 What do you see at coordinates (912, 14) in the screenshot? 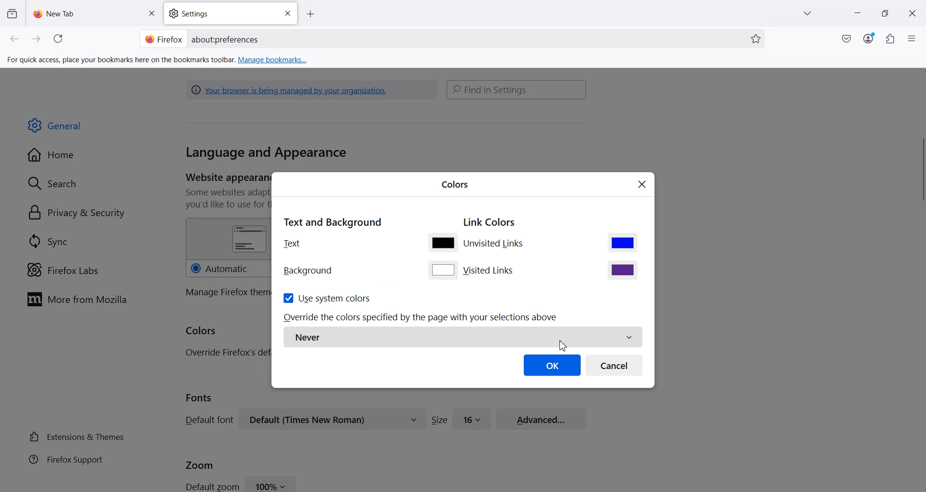
I see `Close` at bounding box center [912, 14].